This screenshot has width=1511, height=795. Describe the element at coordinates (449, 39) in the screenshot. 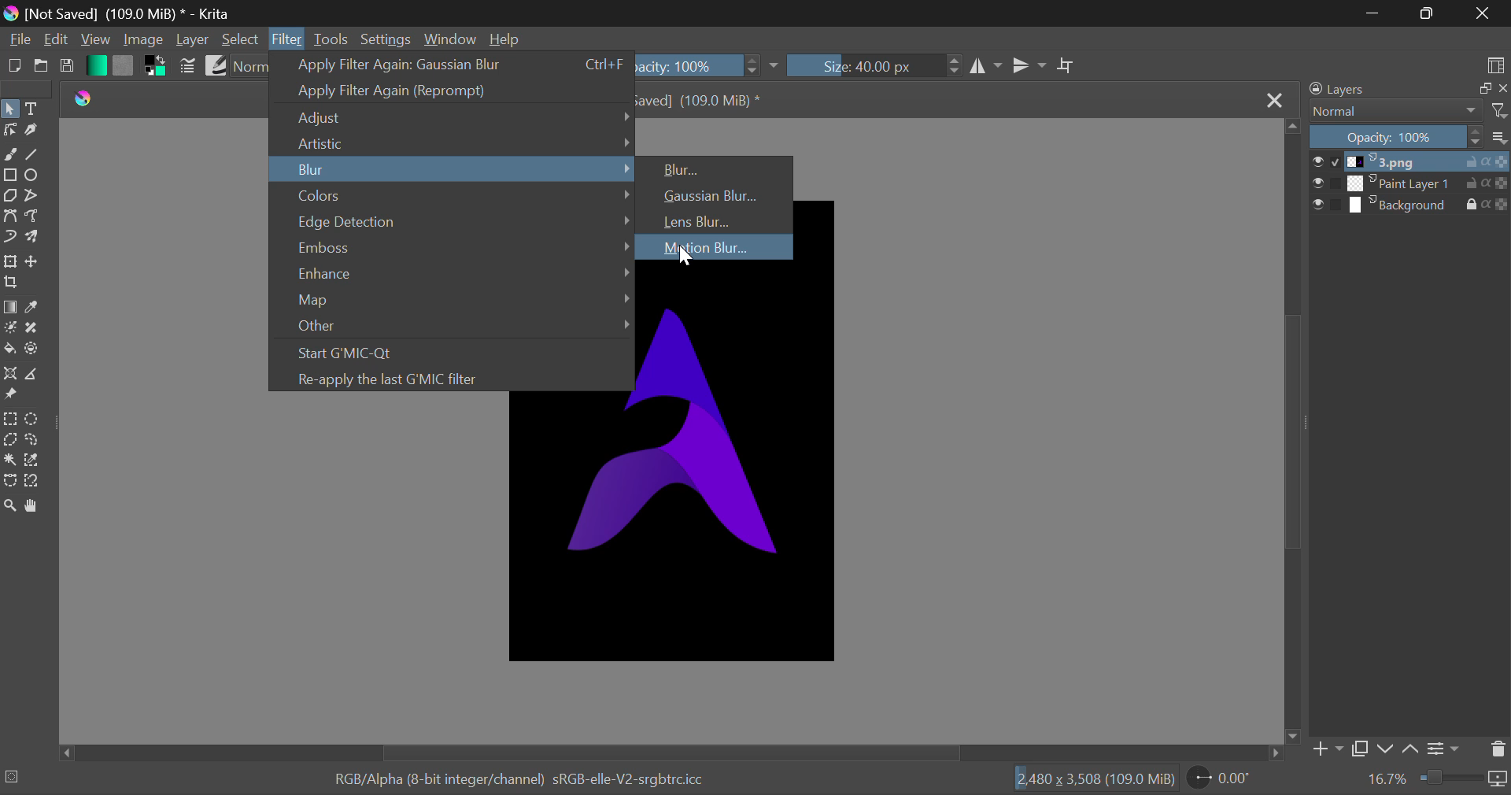

I see `Window` at that location.